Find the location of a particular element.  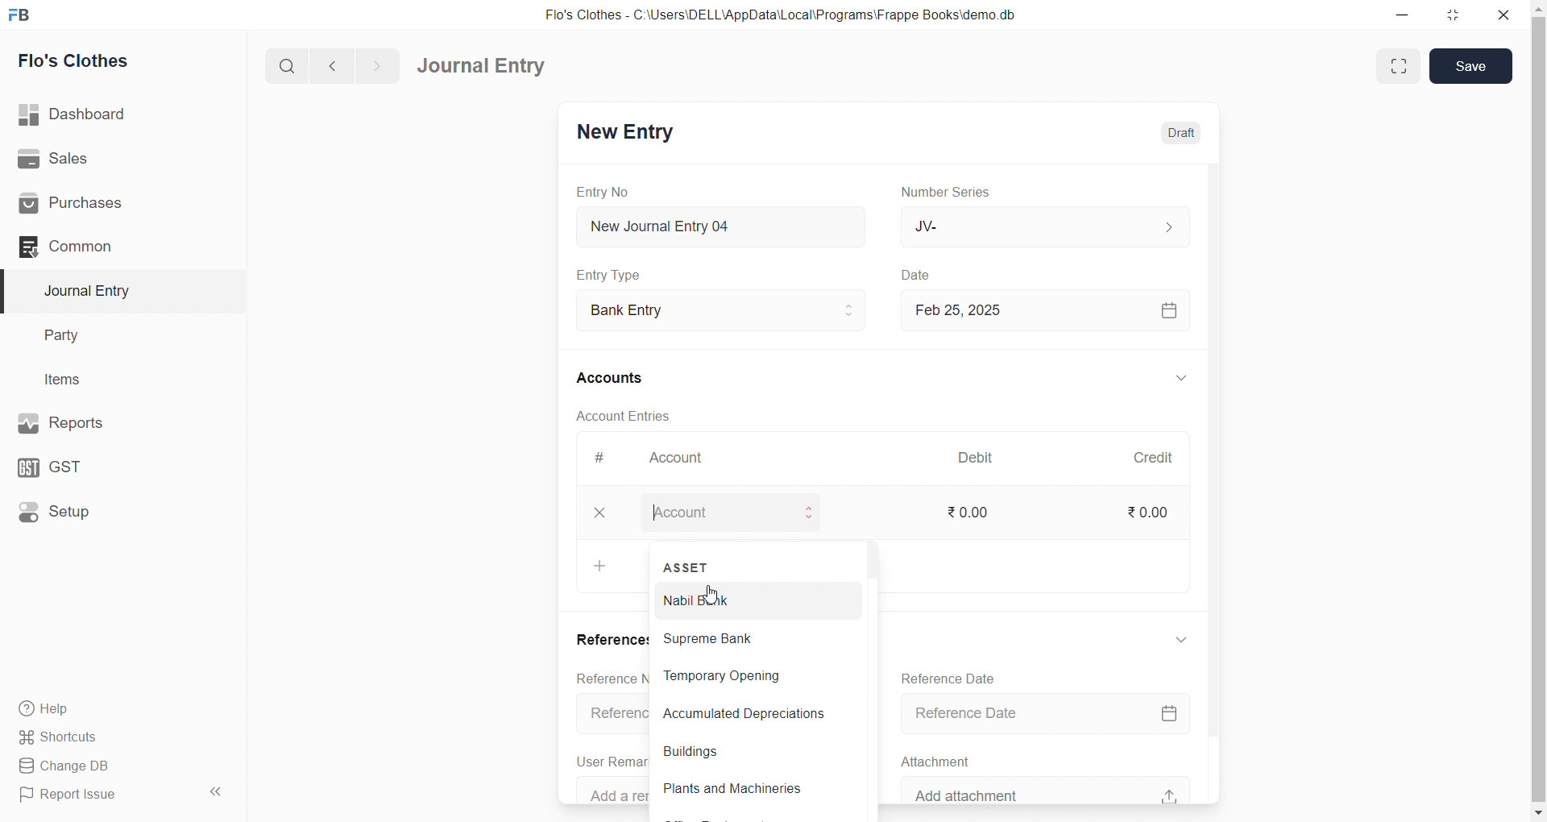

Shortcuts is located at coordinates (118, 736).